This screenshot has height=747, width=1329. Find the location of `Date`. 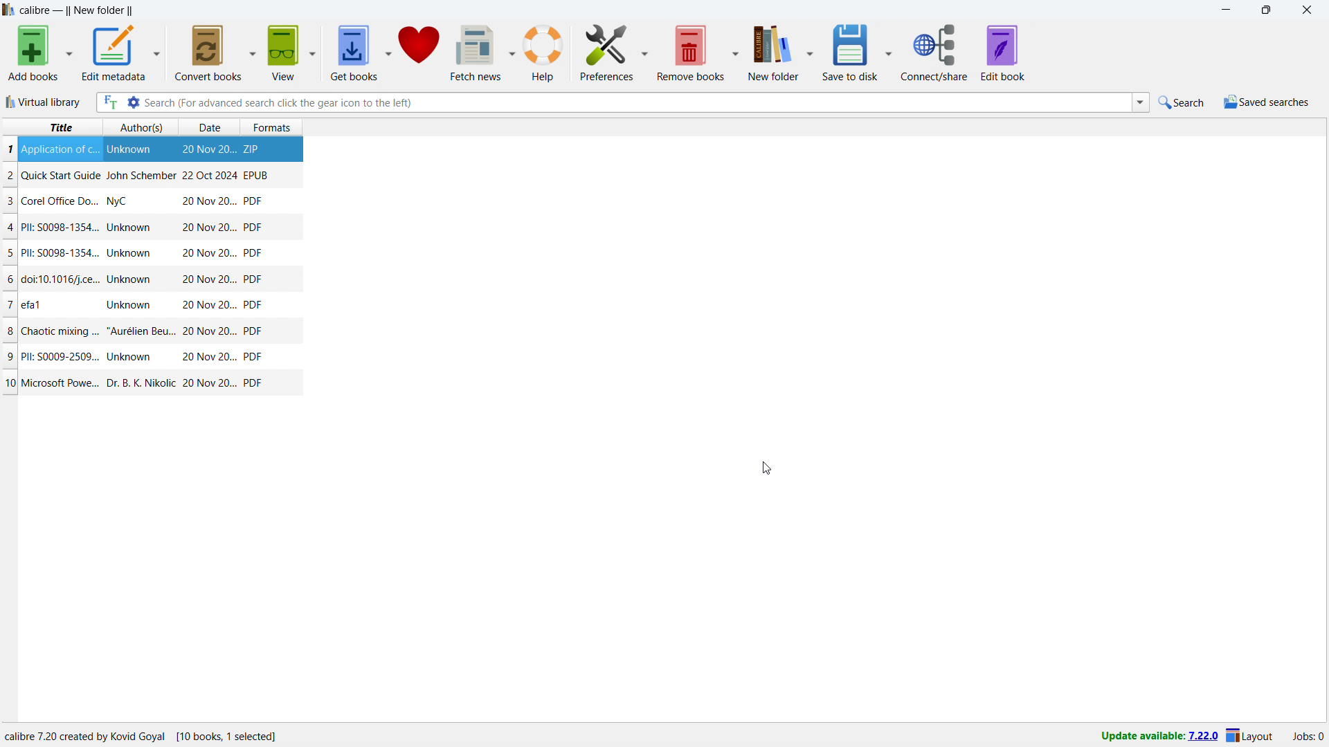

Date is located at coordinates (209, 253).